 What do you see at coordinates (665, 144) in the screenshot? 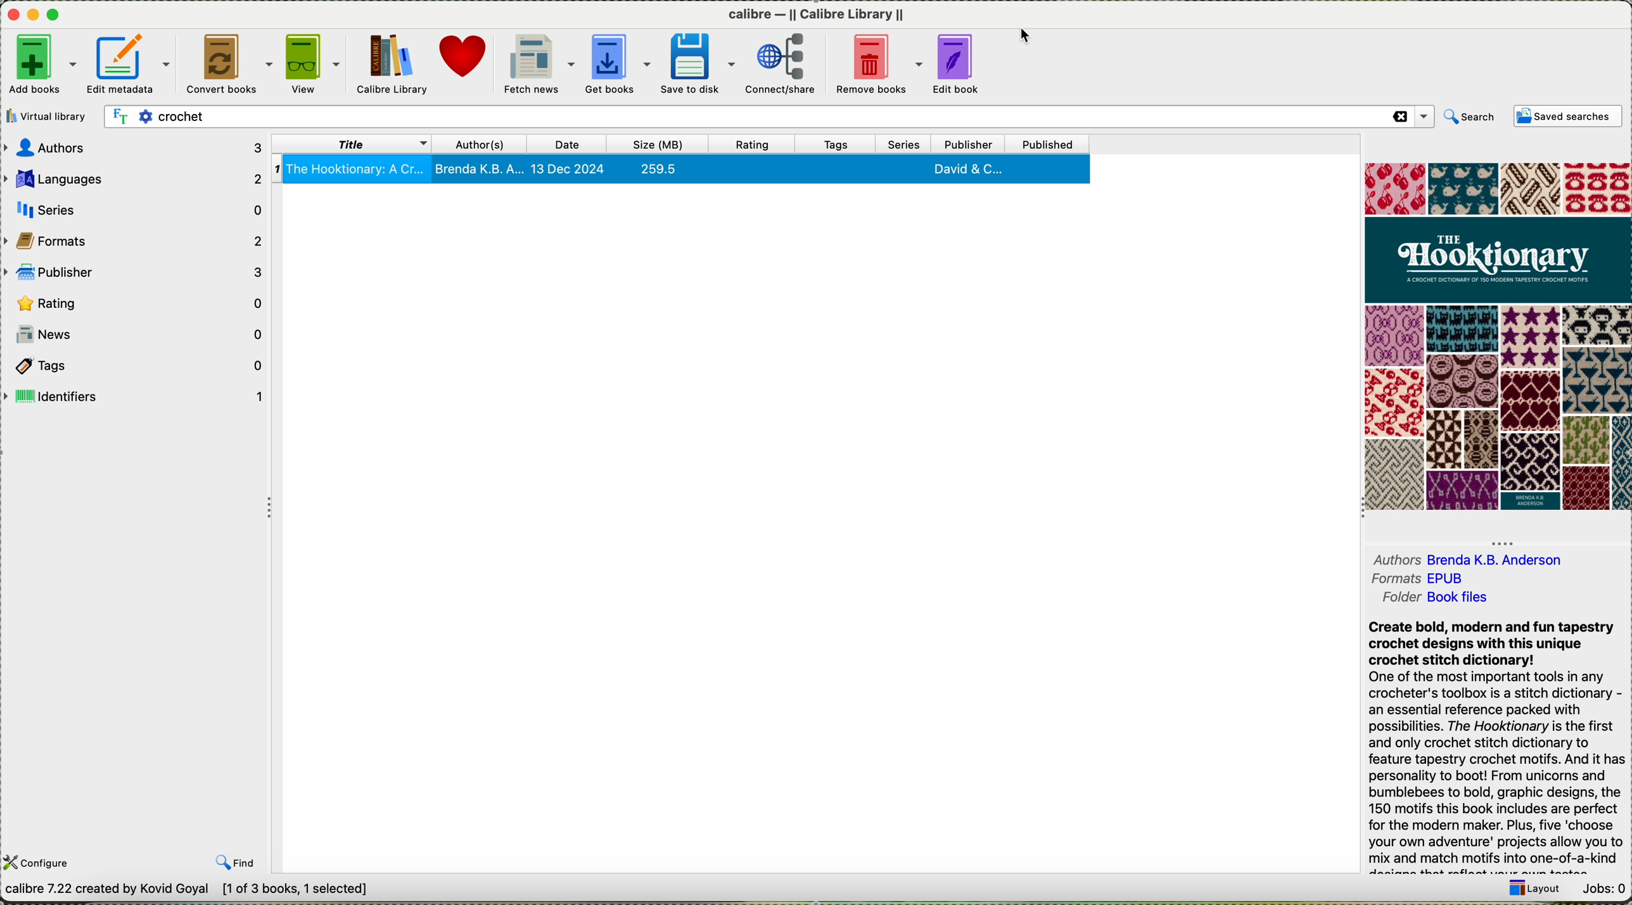
I see `Size (MB)` at bounding box center [665, 144].